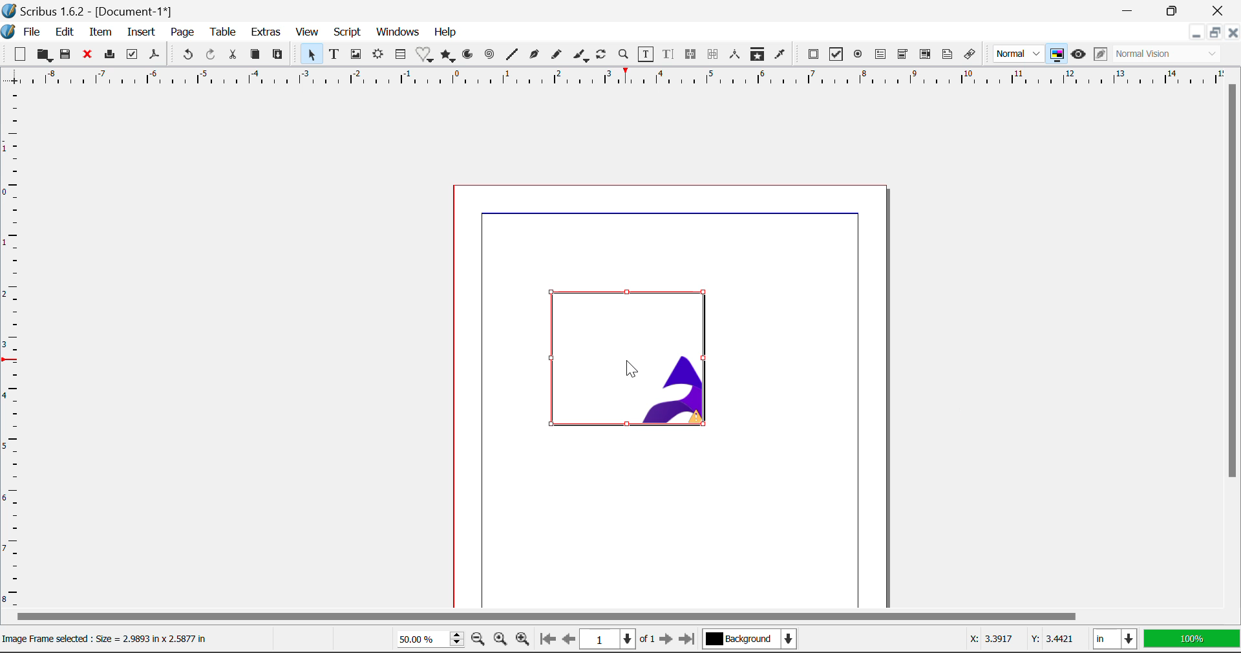 The height and width of the screenshot is (653, 1241). I want to click on Restore Down, so click(1131, 11).